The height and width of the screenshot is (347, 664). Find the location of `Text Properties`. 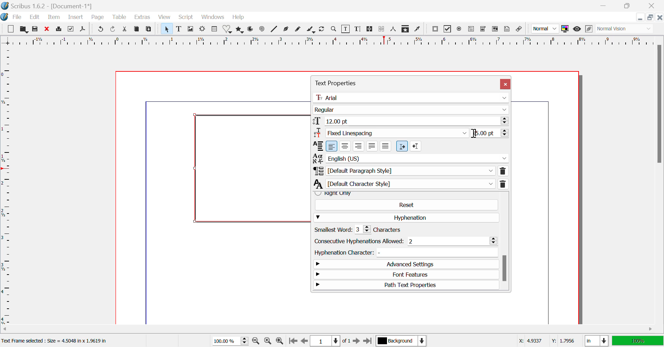

Text Properties is located at coordinates (377, 82).